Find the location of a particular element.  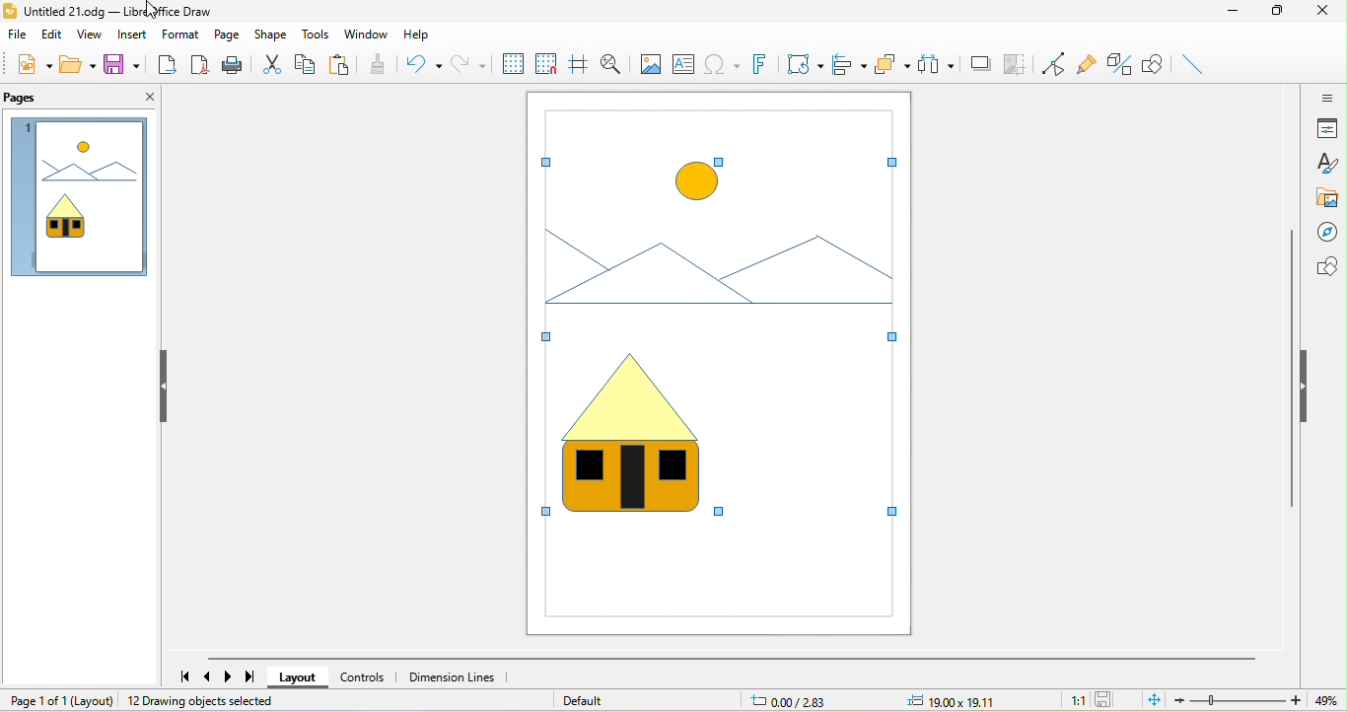

shape is located at coordinates (272, 35).